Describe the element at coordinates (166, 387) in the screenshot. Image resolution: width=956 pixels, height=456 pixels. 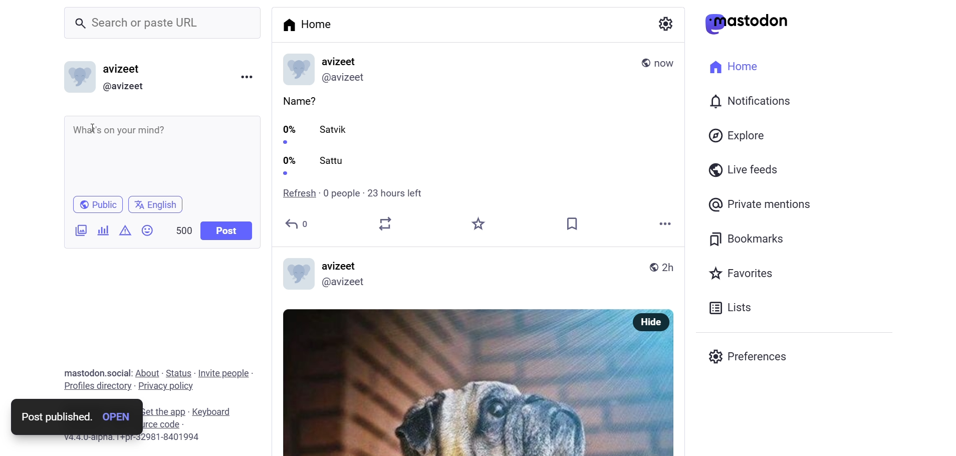
I see `privacy policy` at that location.